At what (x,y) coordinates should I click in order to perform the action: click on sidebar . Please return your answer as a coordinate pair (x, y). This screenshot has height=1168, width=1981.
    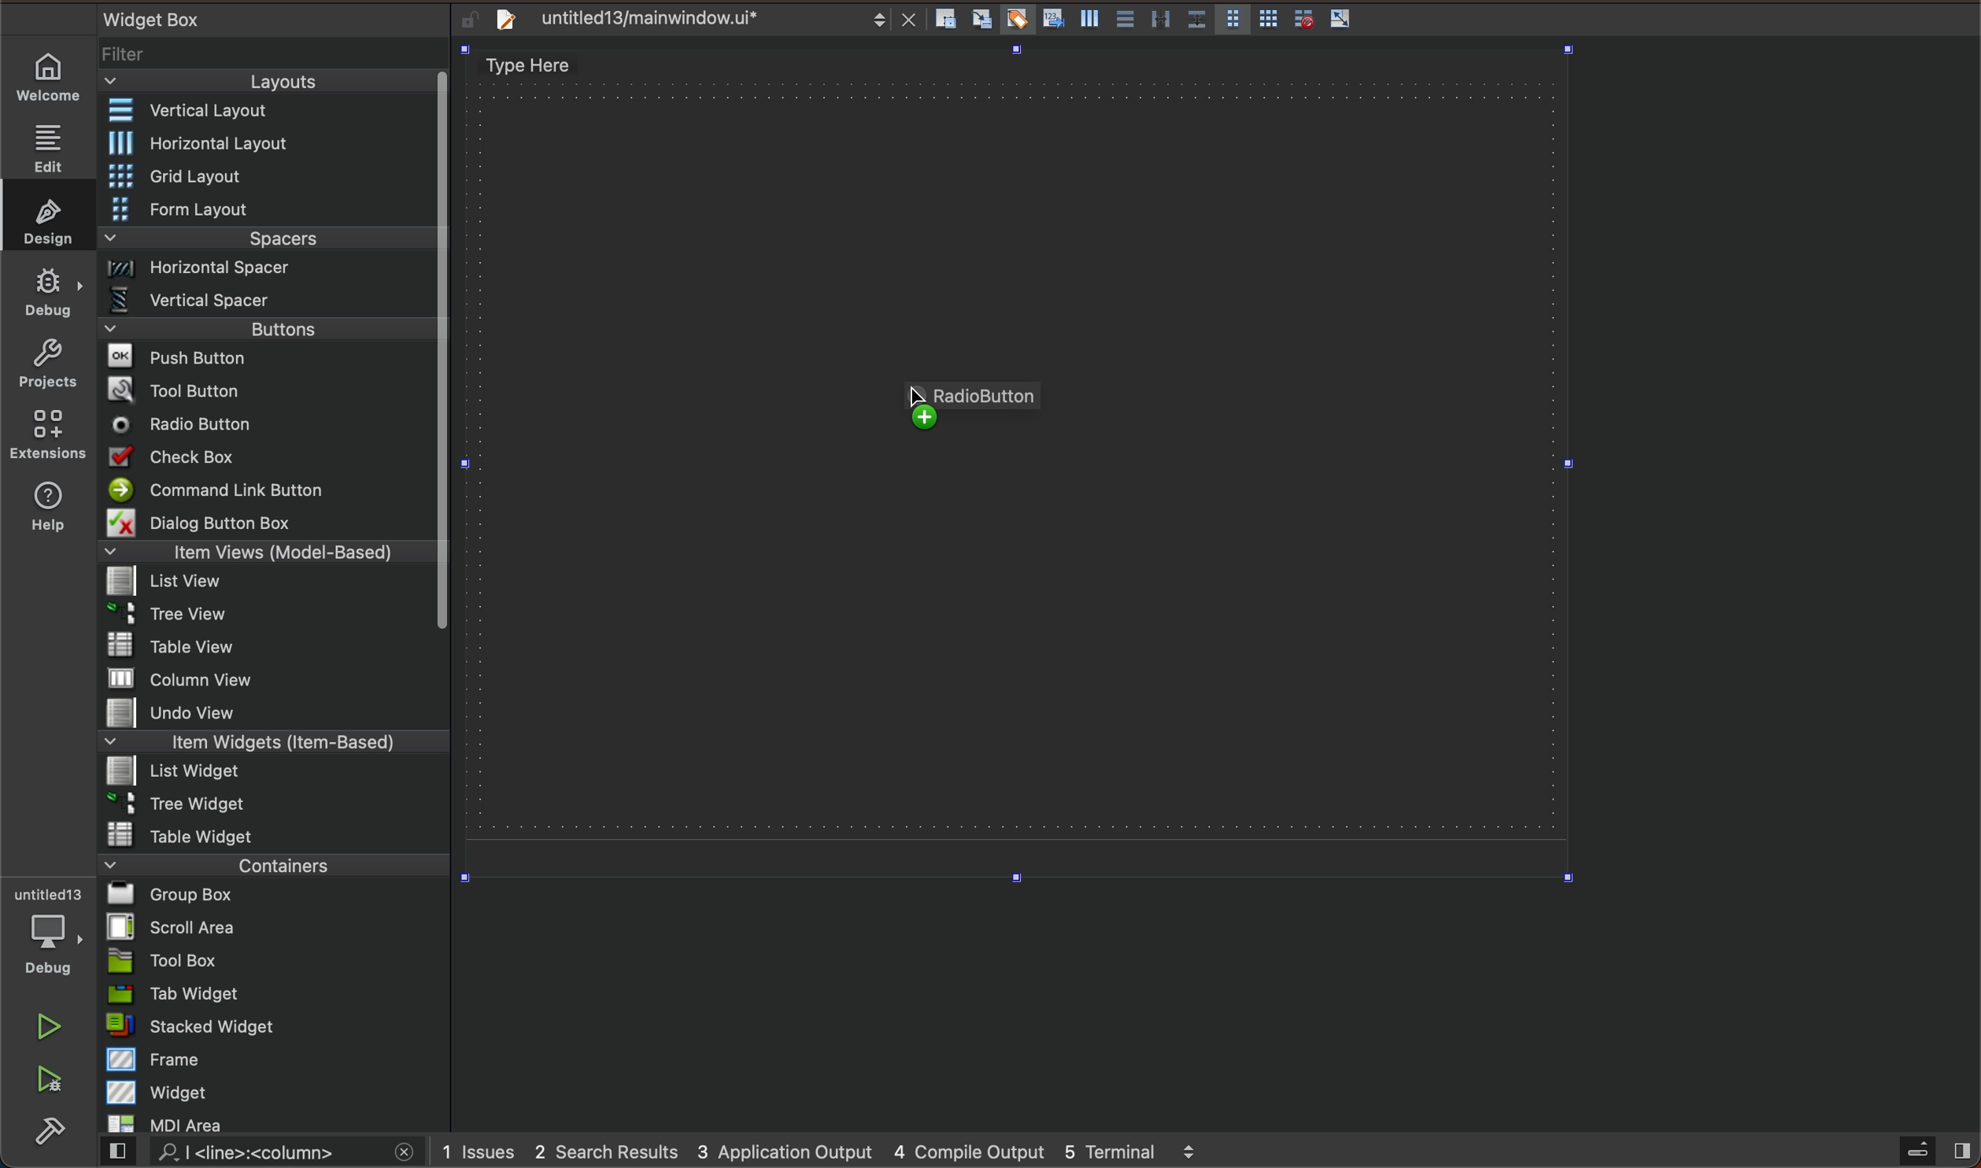
    Looking at the image, I should click on (1920, 1151).